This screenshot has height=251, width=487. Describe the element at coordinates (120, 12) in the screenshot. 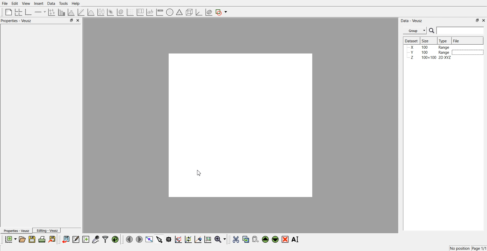

I see `3D Volume` at that location.